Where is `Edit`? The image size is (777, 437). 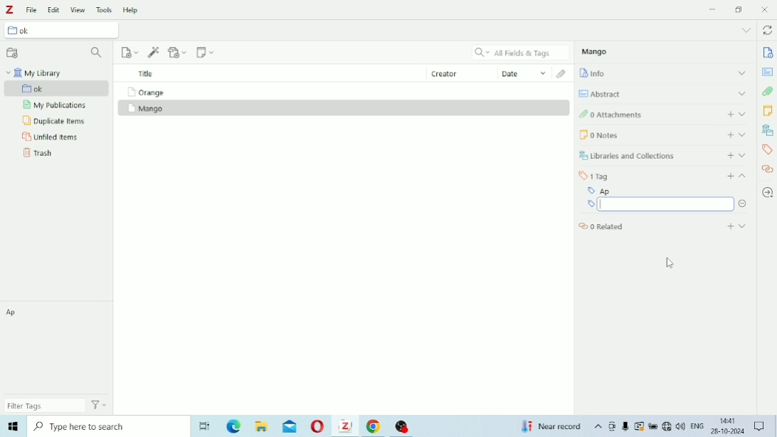 Edit is located at coordinates (54, 11).